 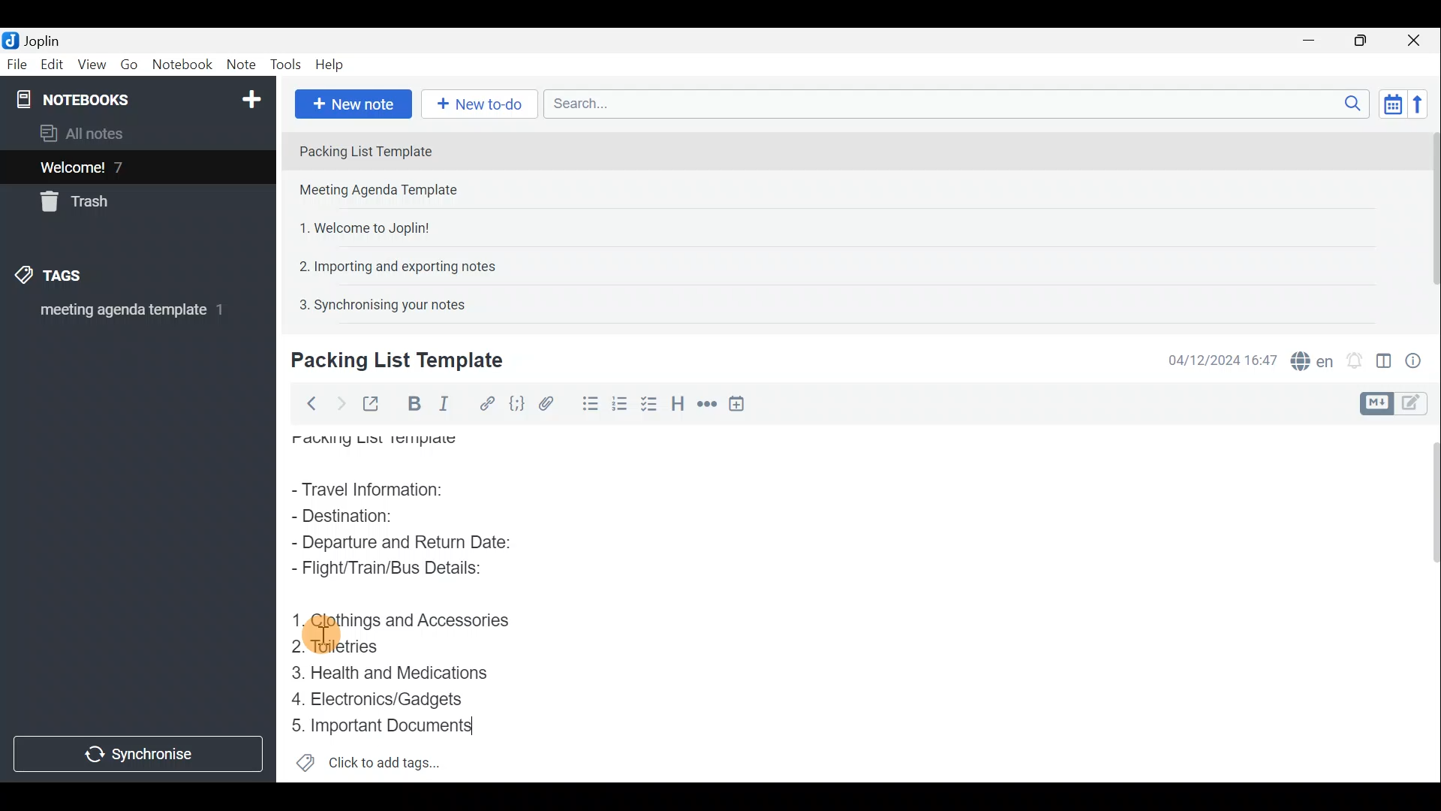 What do you see at coordinates (1423, 103) in the screenshot?
I see `Reverse sort order` at bounding box center [1423, 103].